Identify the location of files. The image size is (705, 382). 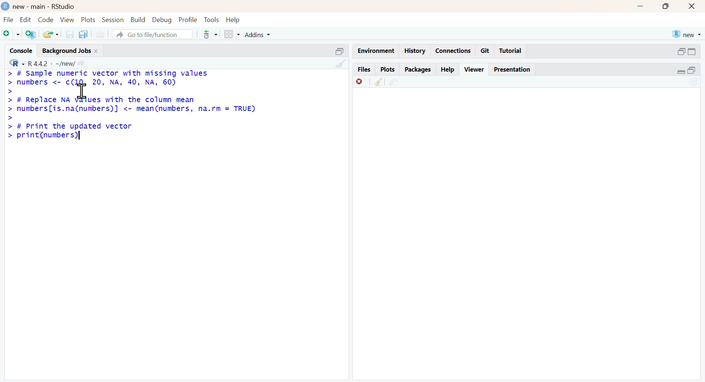
(364, 69).